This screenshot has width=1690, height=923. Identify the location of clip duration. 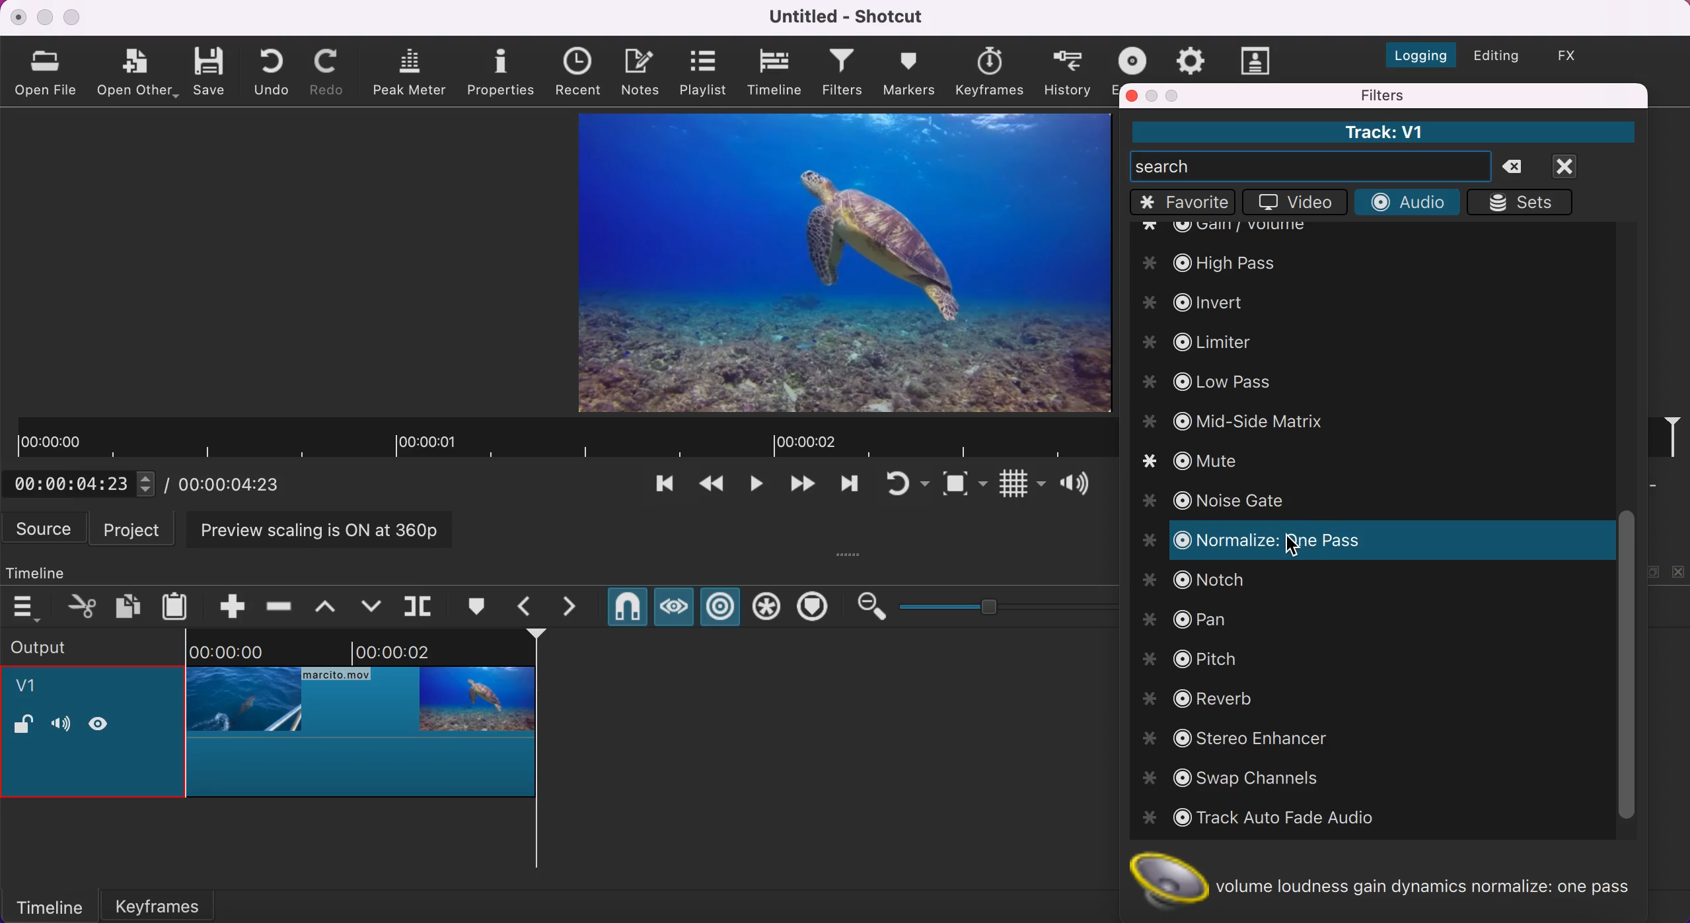
(562, 439).